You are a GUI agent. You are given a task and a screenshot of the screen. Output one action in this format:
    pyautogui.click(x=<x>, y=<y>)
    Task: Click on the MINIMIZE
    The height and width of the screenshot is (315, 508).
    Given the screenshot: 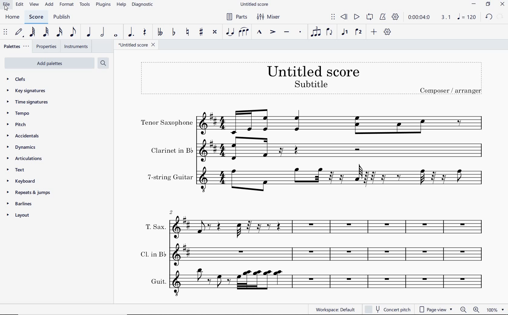 What is the action you would take?
    pyautogui.click(x=474, y=4)
    